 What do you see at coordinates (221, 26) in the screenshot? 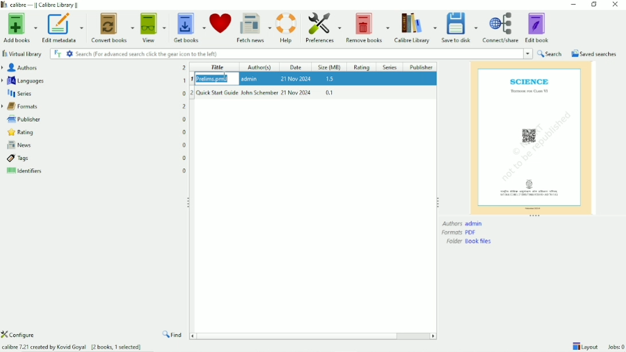
I see `Donate` at bounding box center [221, 26].